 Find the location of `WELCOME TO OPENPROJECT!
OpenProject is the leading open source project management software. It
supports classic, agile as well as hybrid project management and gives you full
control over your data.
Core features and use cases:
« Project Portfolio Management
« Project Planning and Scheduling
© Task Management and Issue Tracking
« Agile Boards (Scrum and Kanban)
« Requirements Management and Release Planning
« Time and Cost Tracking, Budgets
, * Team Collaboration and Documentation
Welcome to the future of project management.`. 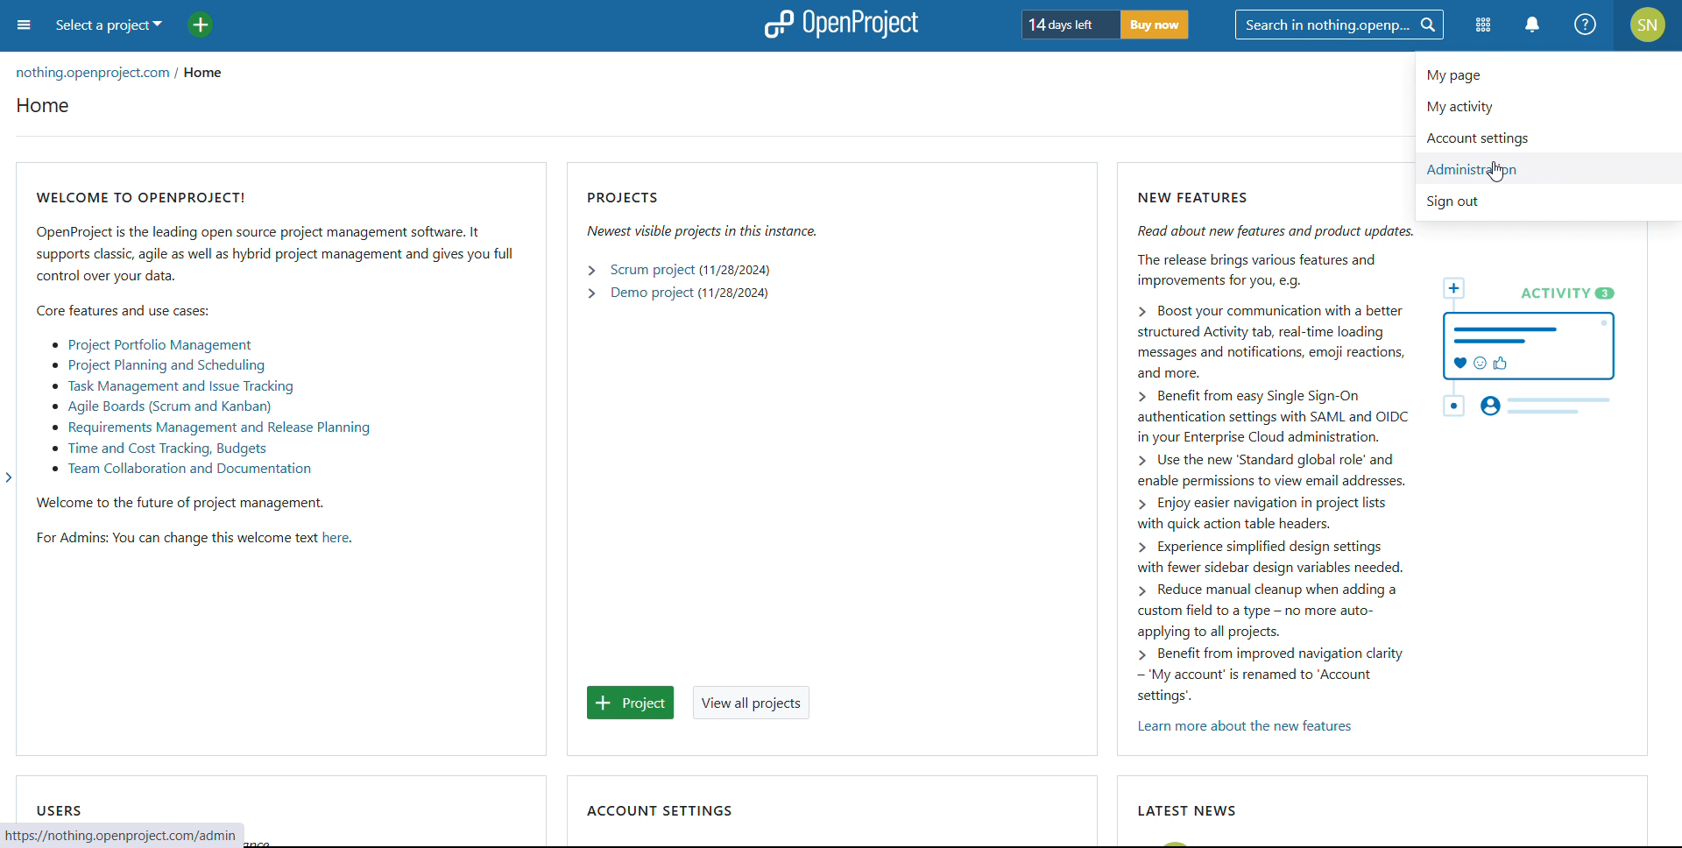

WELCOME TO OPENPROJECT!
OpenProject is the leading open source project management software. It
supports classic, agile as well as hybrid project management and gives you full
control over your data.
Core features and use cases:
« Project Portfolio Management
« Project Planning and Scheduling
© Task Management and Issue Tracking
« Agile Boards (Scrum and Kanban)
« Requirements Management and Release Planning
« Time and Cost Tracking, Budgets
, * Team Collaboration and Documentation
Welcome to the future of project management. is located at coordinates (278, 343).